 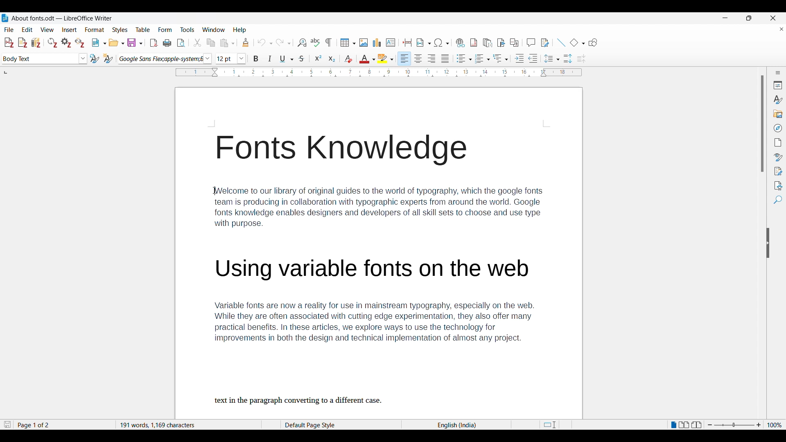 What do you see at coordinates (377, 42) in the screenshot?
I see `Insert graph` at bounding box center [377, 42].